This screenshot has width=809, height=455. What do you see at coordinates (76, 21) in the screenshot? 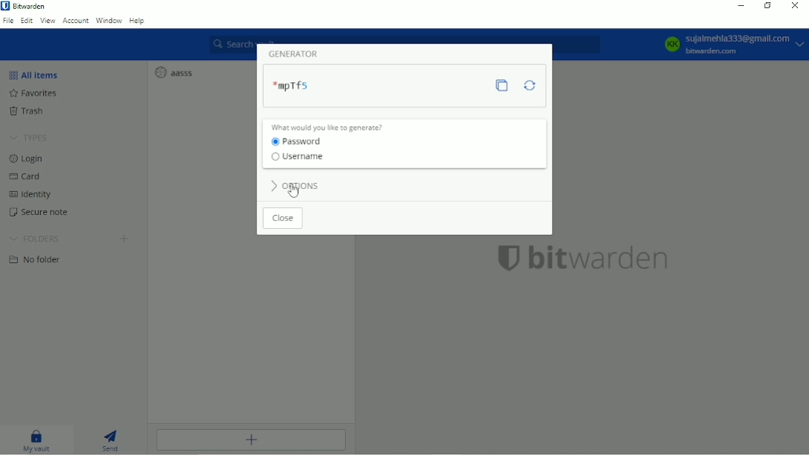
I see `Account` at bounding box center [76, 21].